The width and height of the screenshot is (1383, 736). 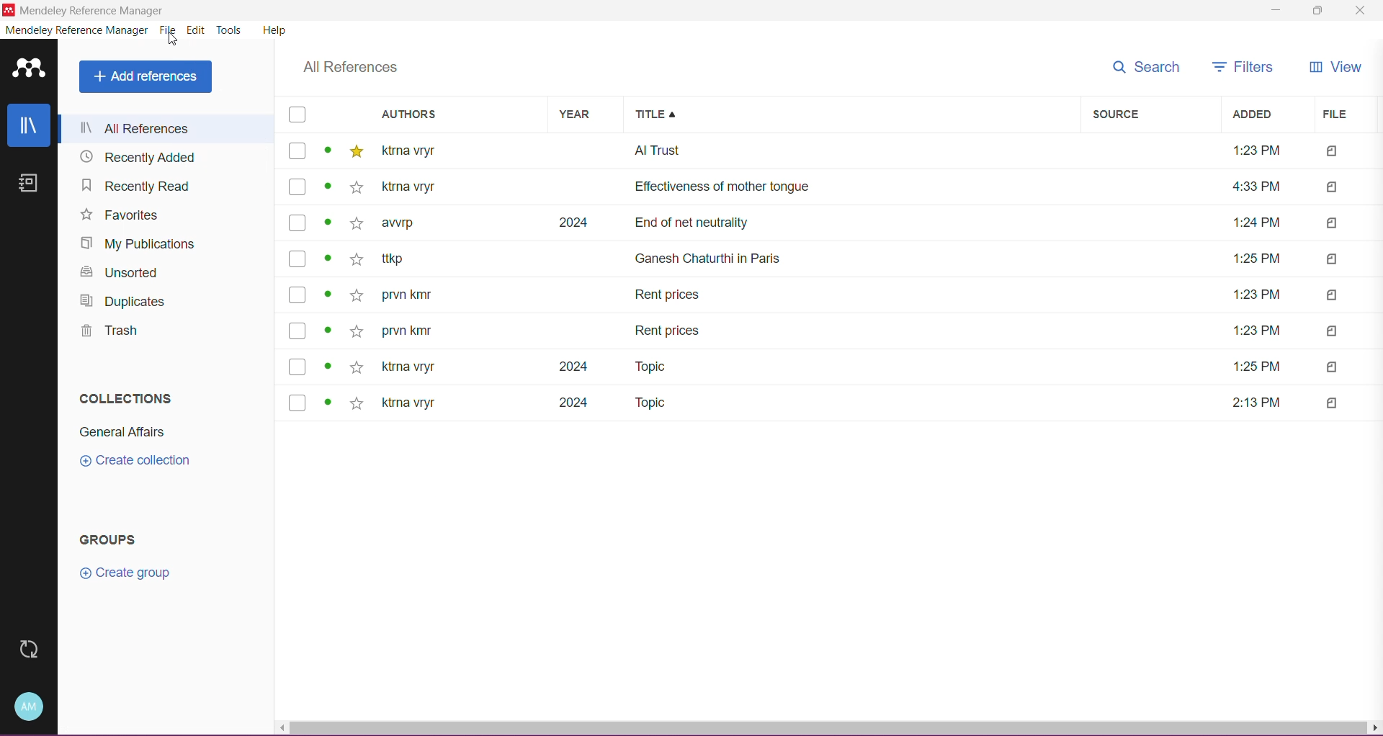 I want to click on Year, so click(x=588, y=115).